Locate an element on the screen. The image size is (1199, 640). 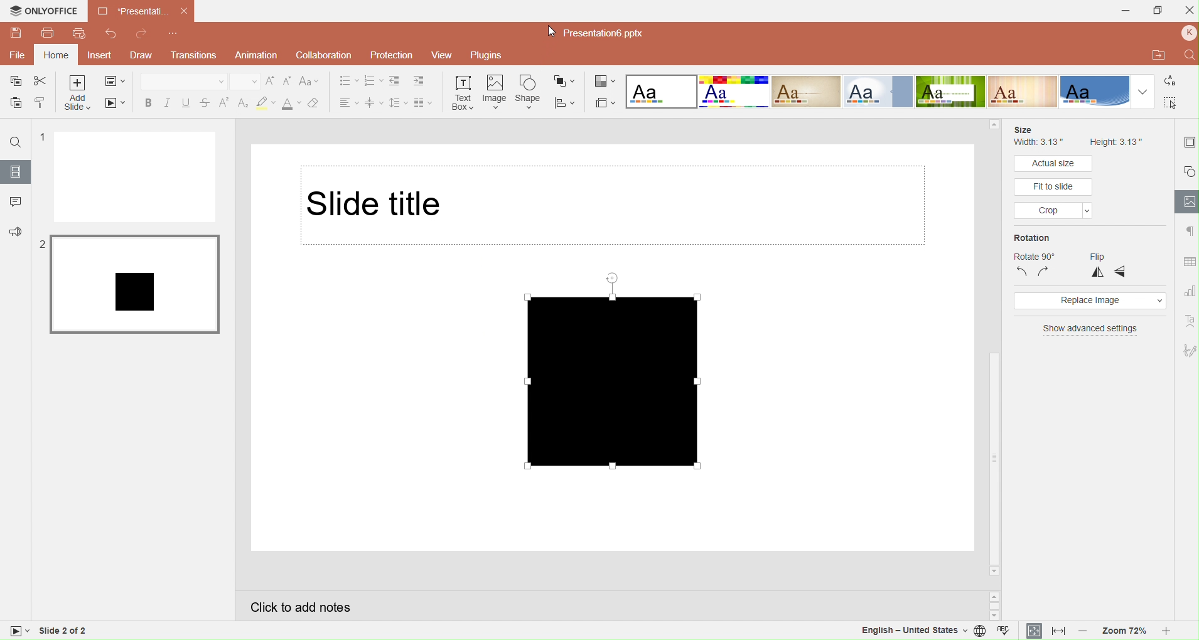
Select slide size is located at coordinates (606, 103).